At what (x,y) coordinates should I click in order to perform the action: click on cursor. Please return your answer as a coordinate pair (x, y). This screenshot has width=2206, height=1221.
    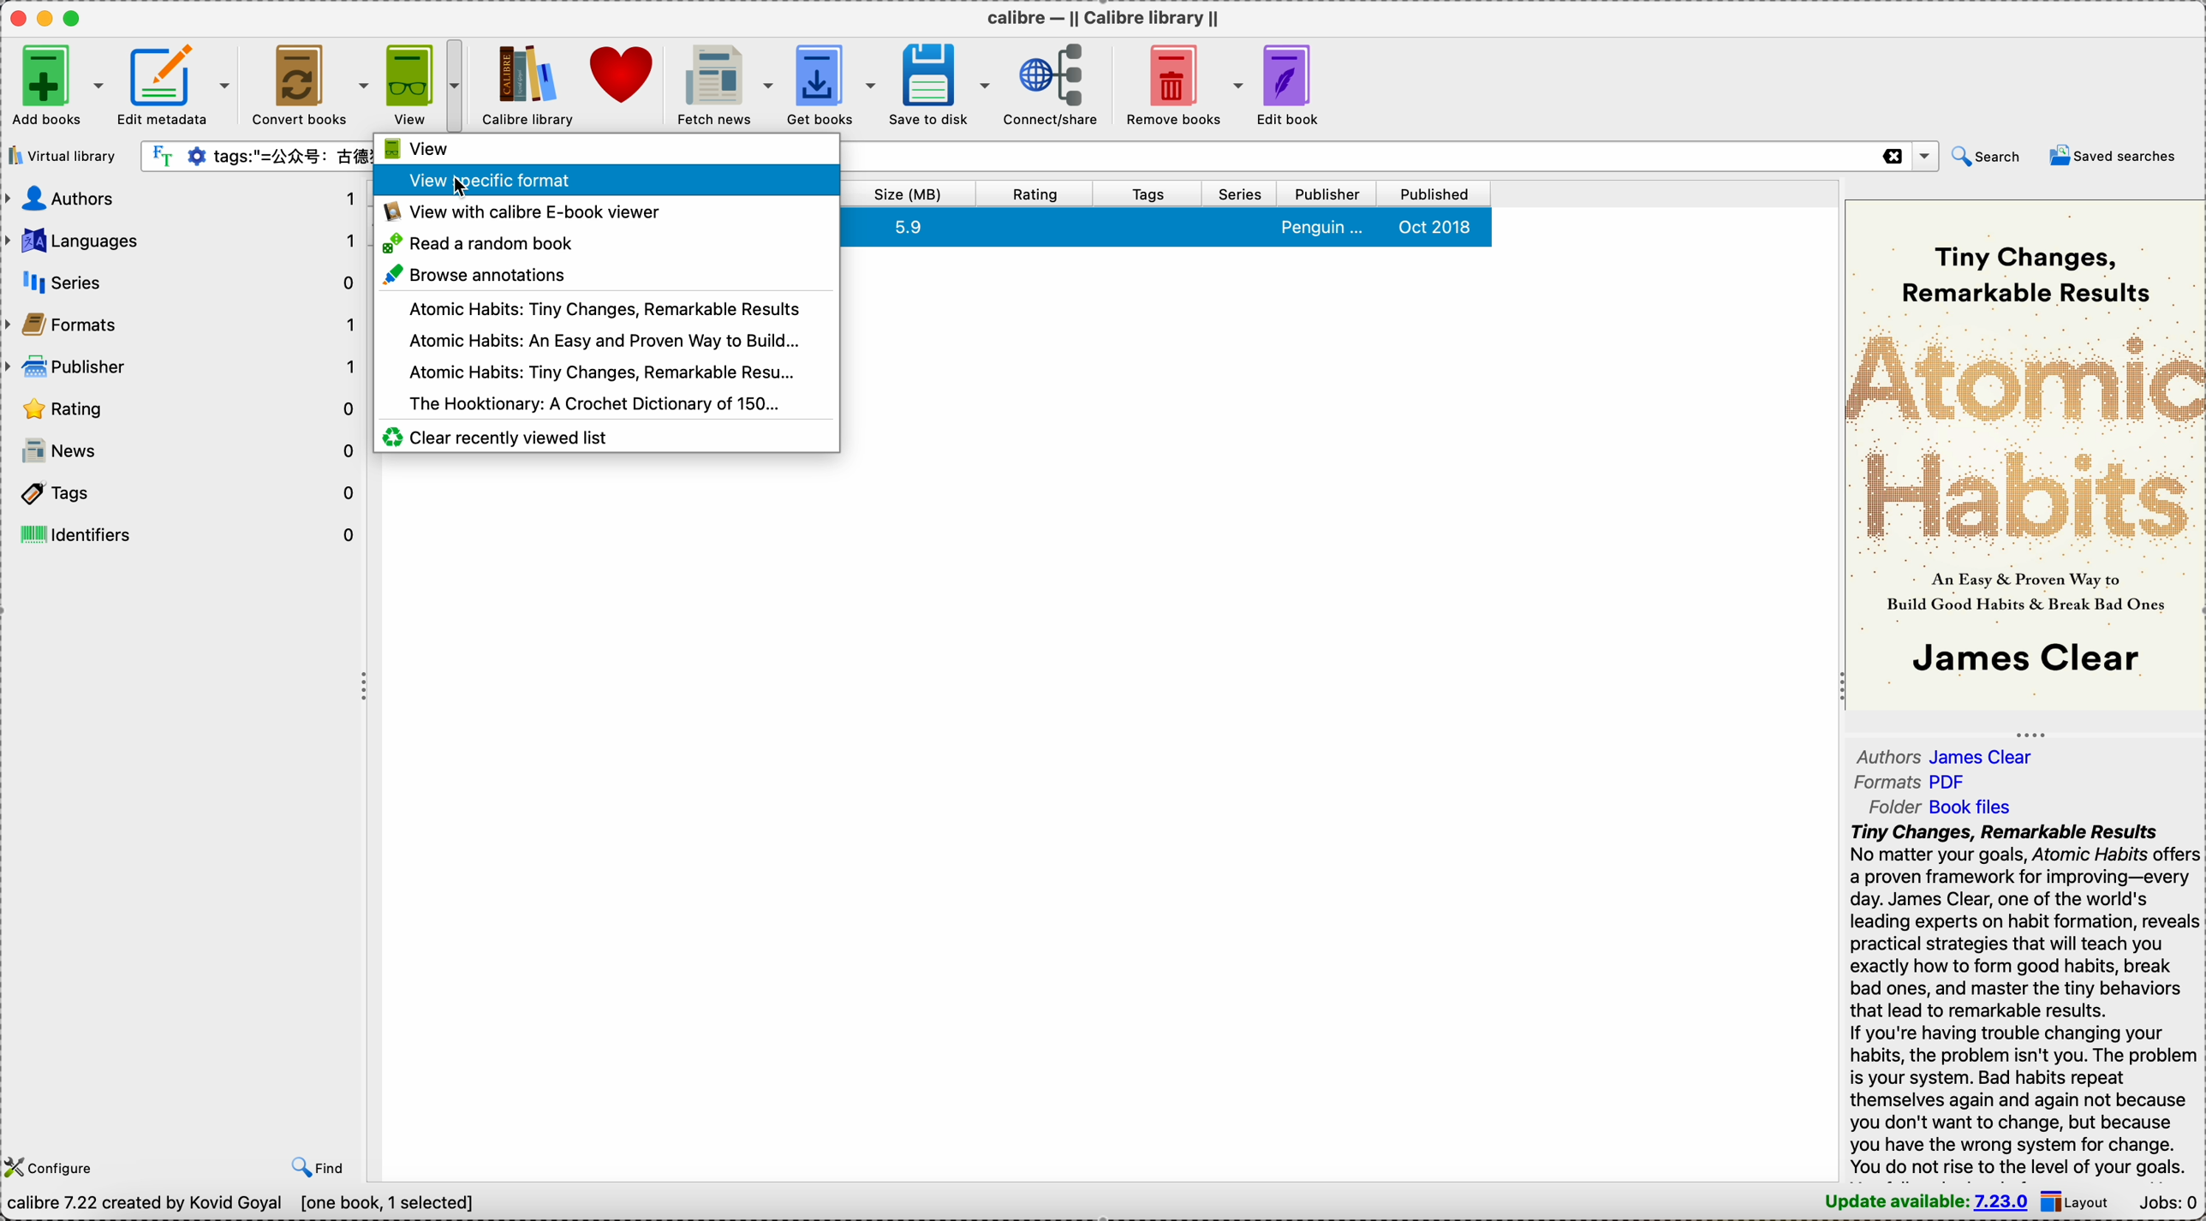
    Looking at the image, I should click on (468, 184).